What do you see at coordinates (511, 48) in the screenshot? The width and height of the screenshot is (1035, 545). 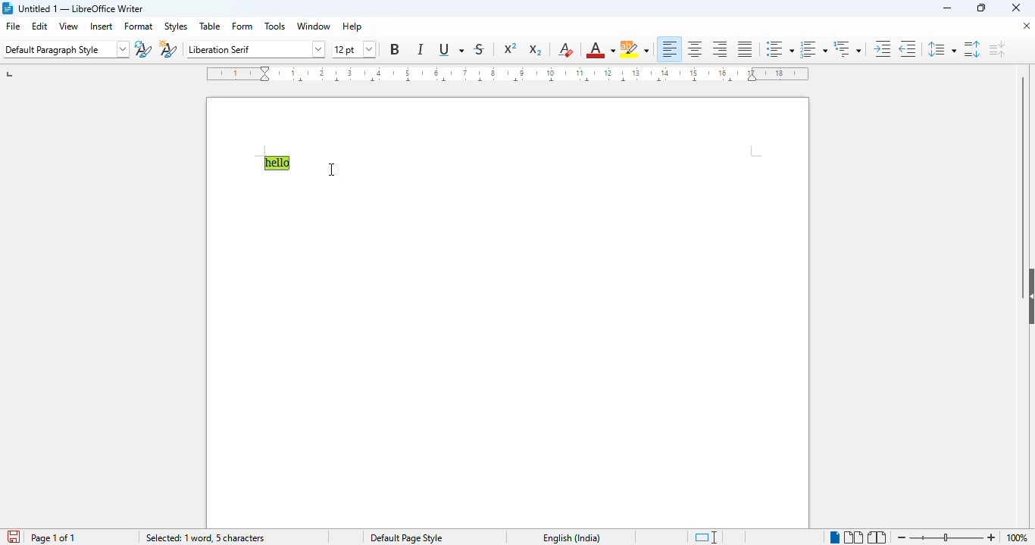 I see `superscript` at bounding box center [511, 48].